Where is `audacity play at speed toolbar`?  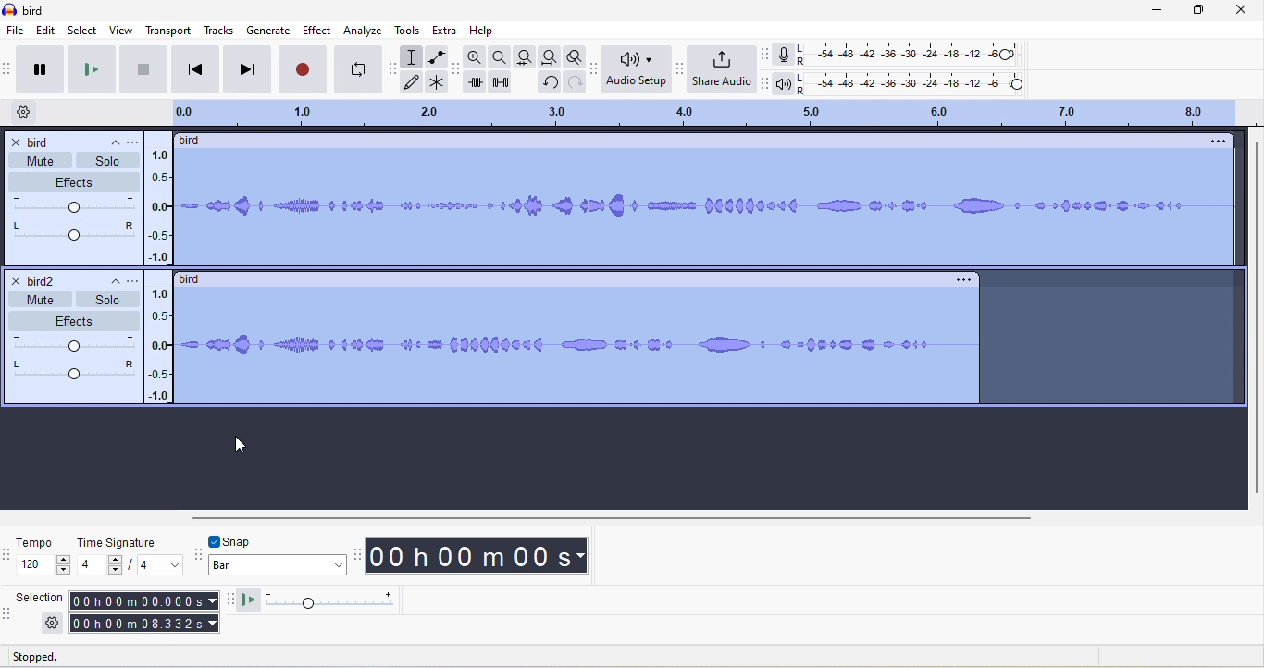 audacity play at speed toolbar is located at coordinates (230, 600).